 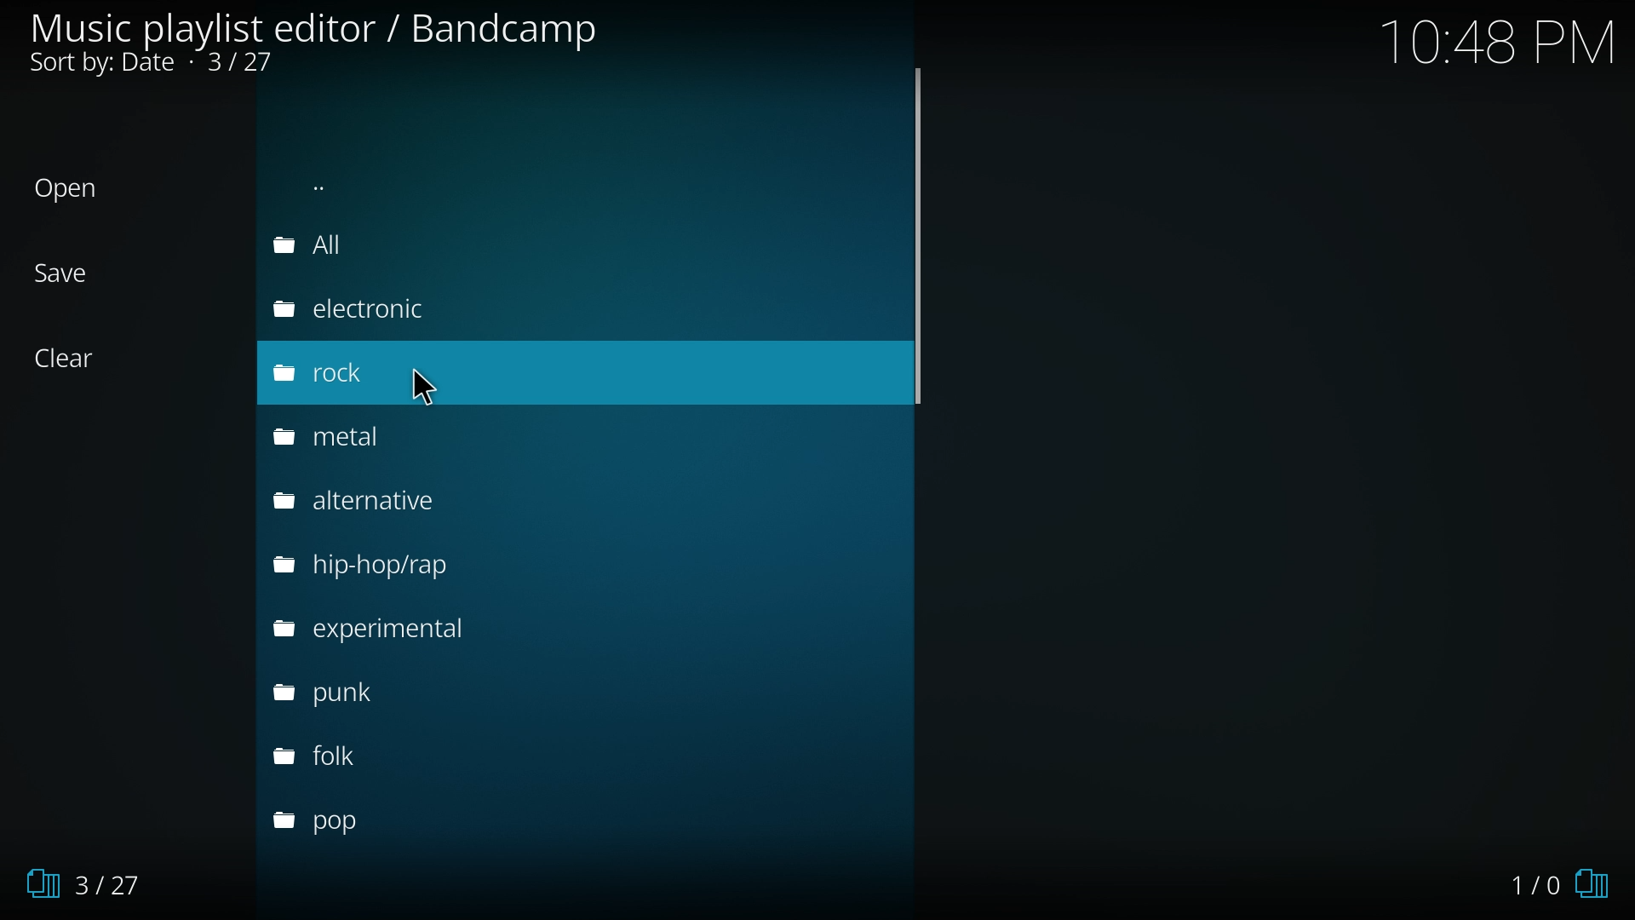 What do you see at coordinates (353, 246) in the screenshot?
I see `all` at bounding box center [353, 246].